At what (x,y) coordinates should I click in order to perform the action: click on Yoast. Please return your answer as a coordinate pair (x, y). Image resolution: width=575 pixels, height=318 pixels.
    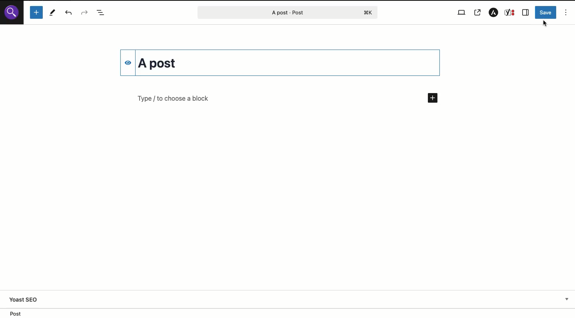
    Looking at the image, I should click on (510, 13).